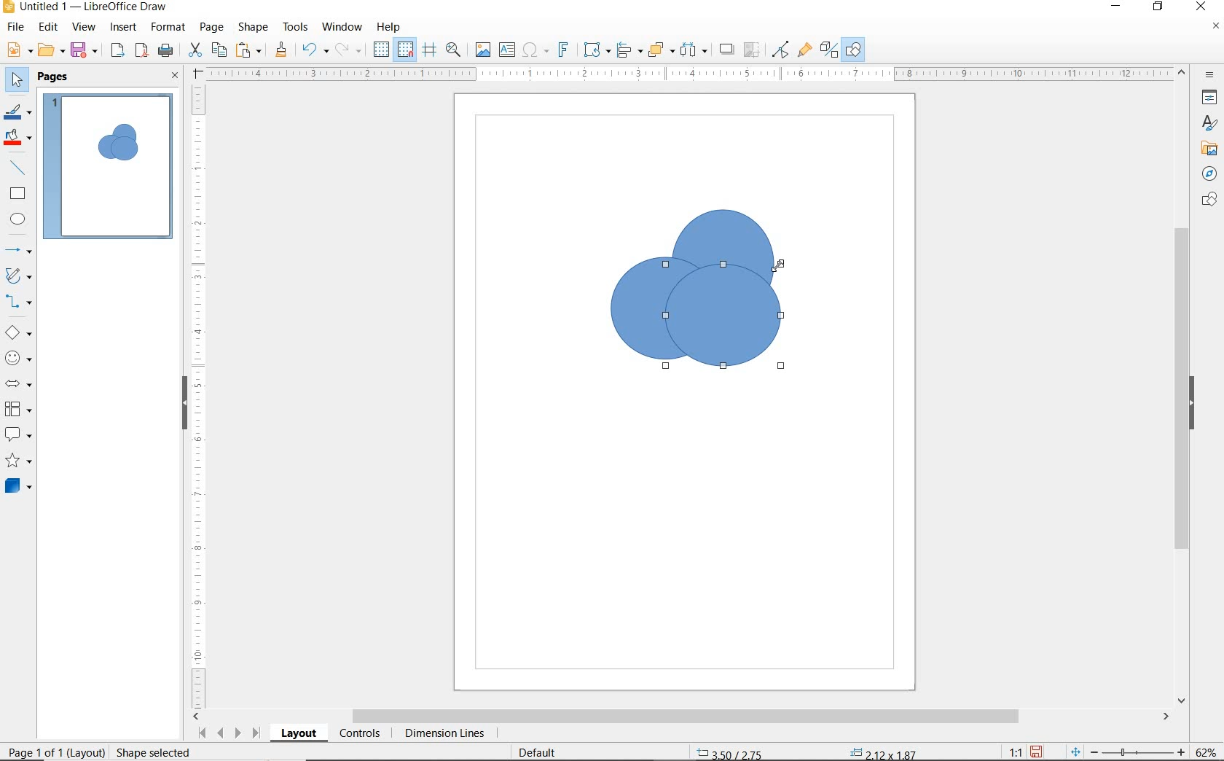 The width and height of the screenshot is (1224, 761). Describe the element at coordinates (127, 151) in the screenshot. I see `CIRCLE ADDED` at that location.